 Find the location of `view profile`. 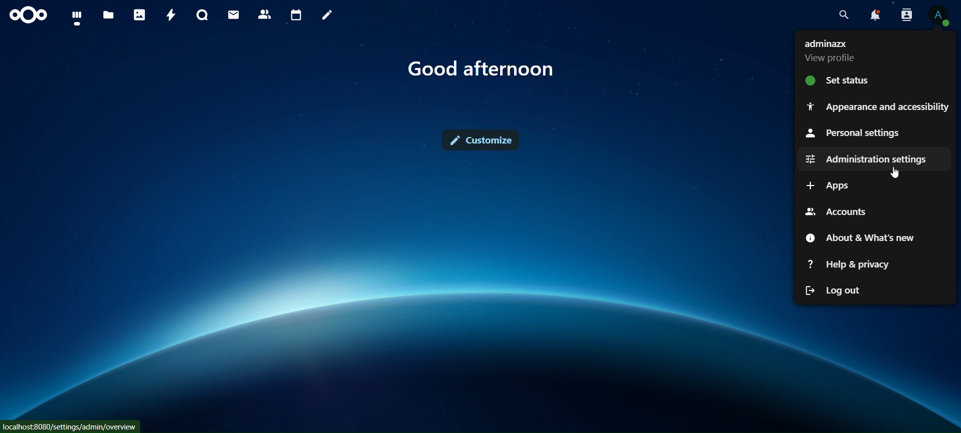

view profile is located at coordinates (828, 51).